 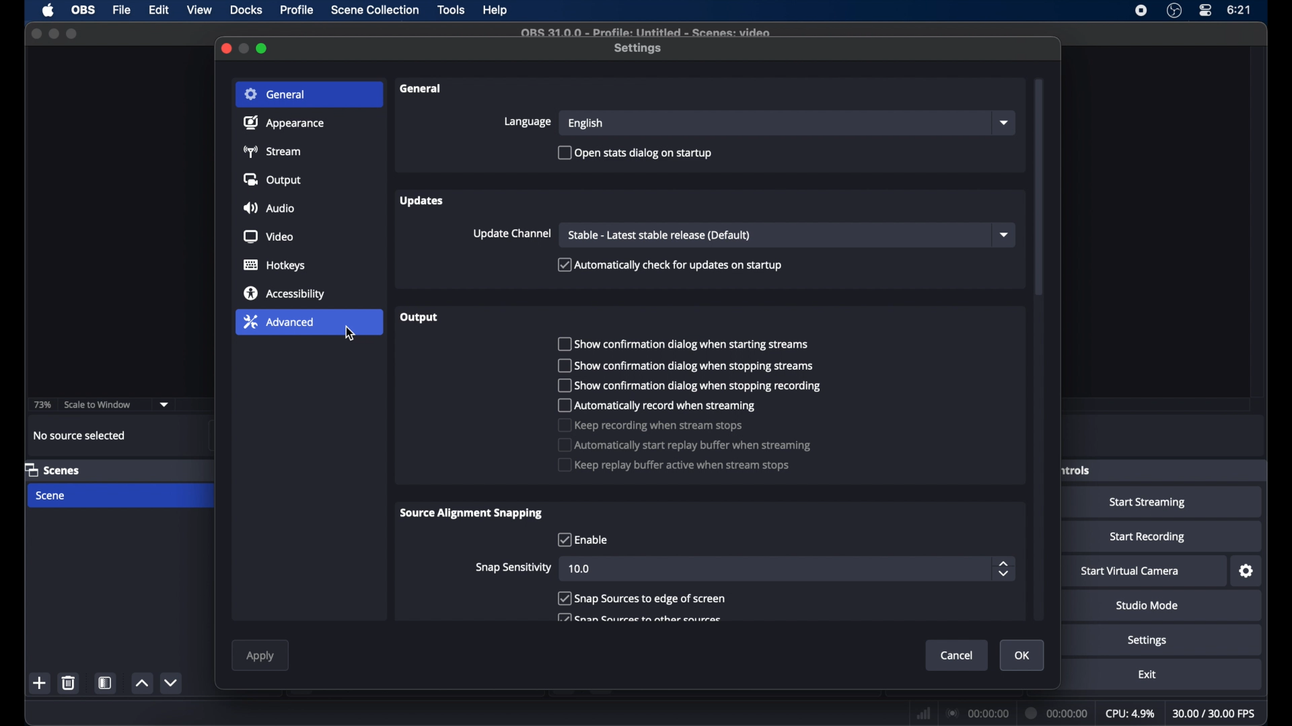 What do you see at coordinates (631, 151) in the screenshot?
I see `[) Open stats dialog on startup` at bounding box center [631, 151].